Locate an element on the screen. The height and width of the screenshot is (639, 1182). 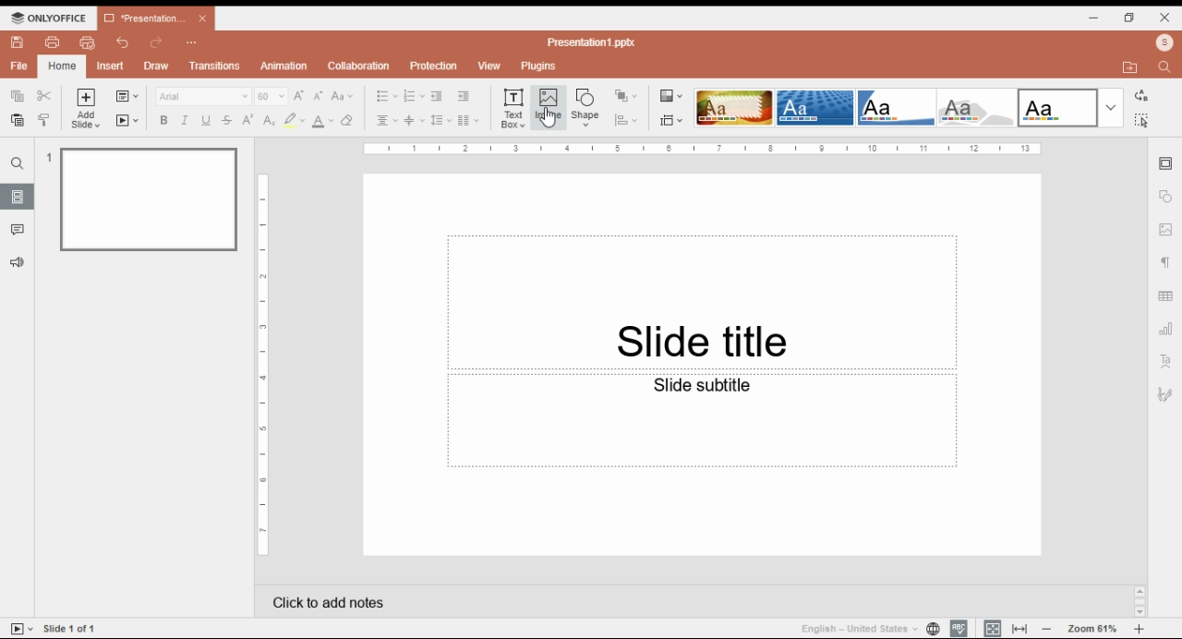
font is located at coordinates (203, 97).